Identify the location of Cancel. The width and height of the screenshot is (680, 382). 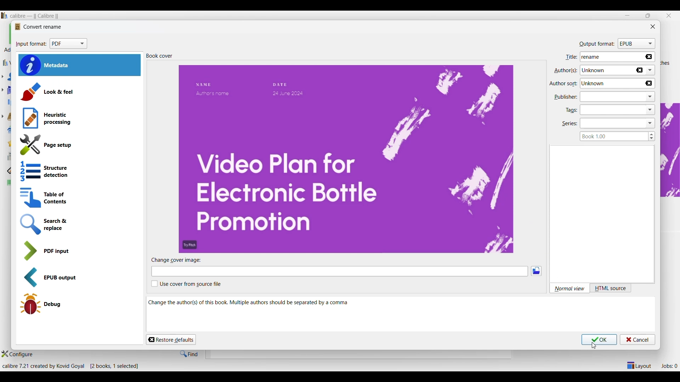
(638, 340).